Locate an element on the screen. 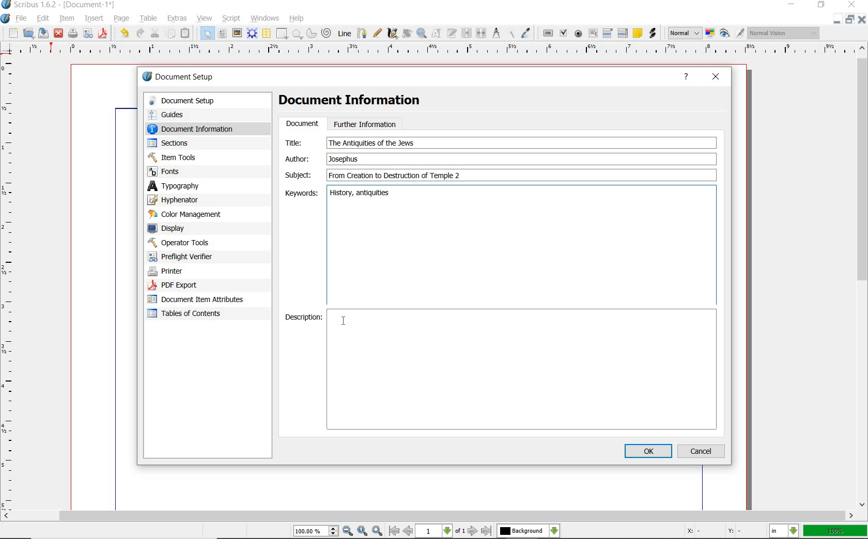  text frame is located at coordinates (222, 34).